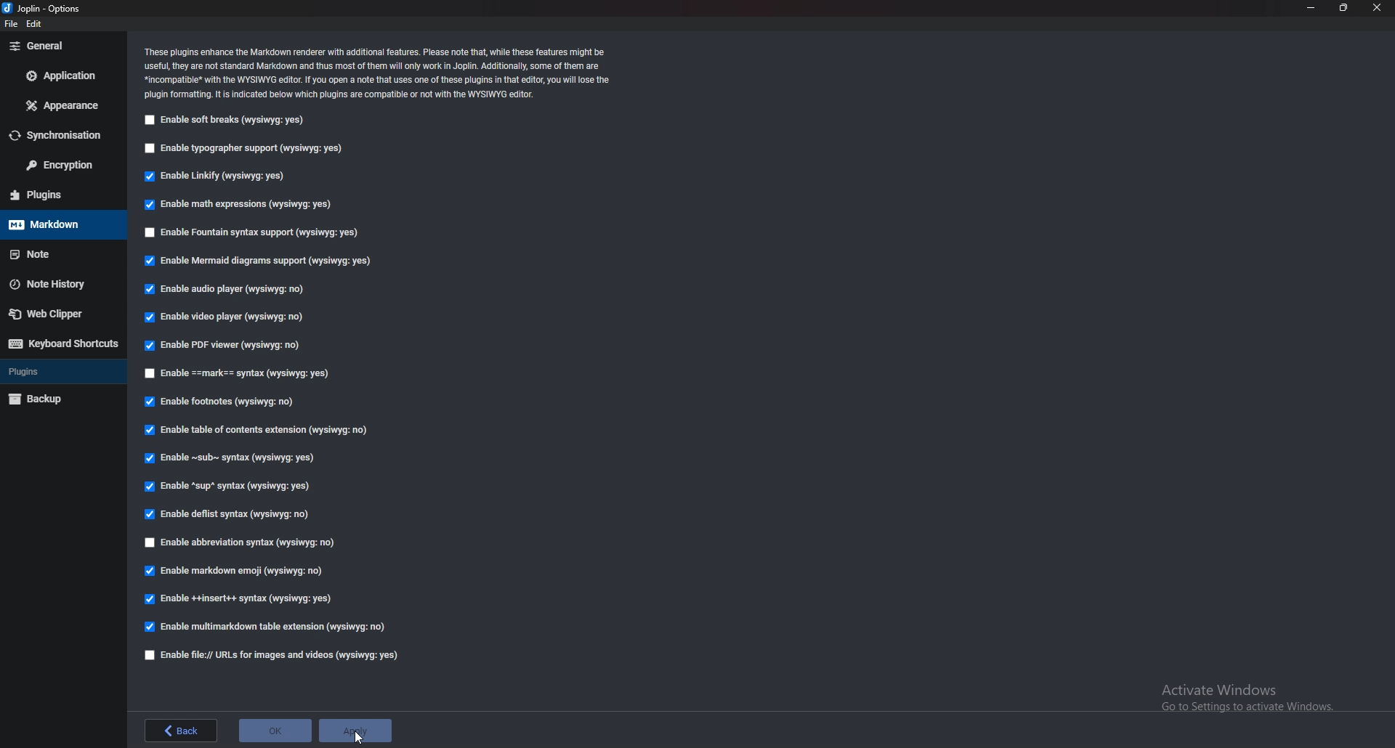 The image size is (1395, 748). Describe the element at coordinates (1378, 7) in the screenshot. I see `close` at that location.